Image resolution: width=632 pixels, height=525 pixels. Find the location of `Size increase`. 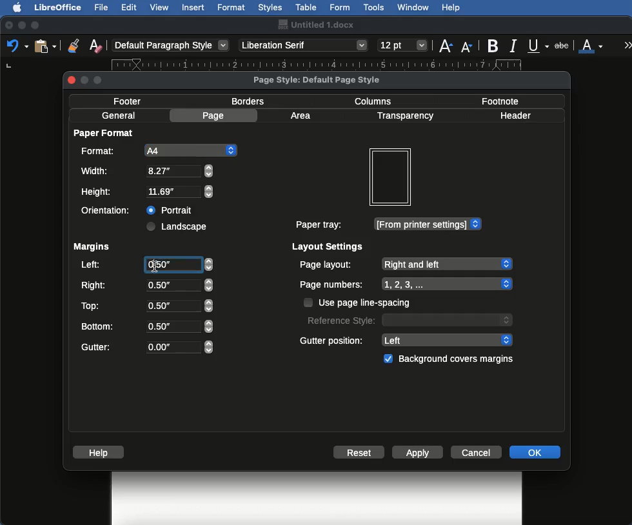

Size increase is located at coordinates (445, 45).